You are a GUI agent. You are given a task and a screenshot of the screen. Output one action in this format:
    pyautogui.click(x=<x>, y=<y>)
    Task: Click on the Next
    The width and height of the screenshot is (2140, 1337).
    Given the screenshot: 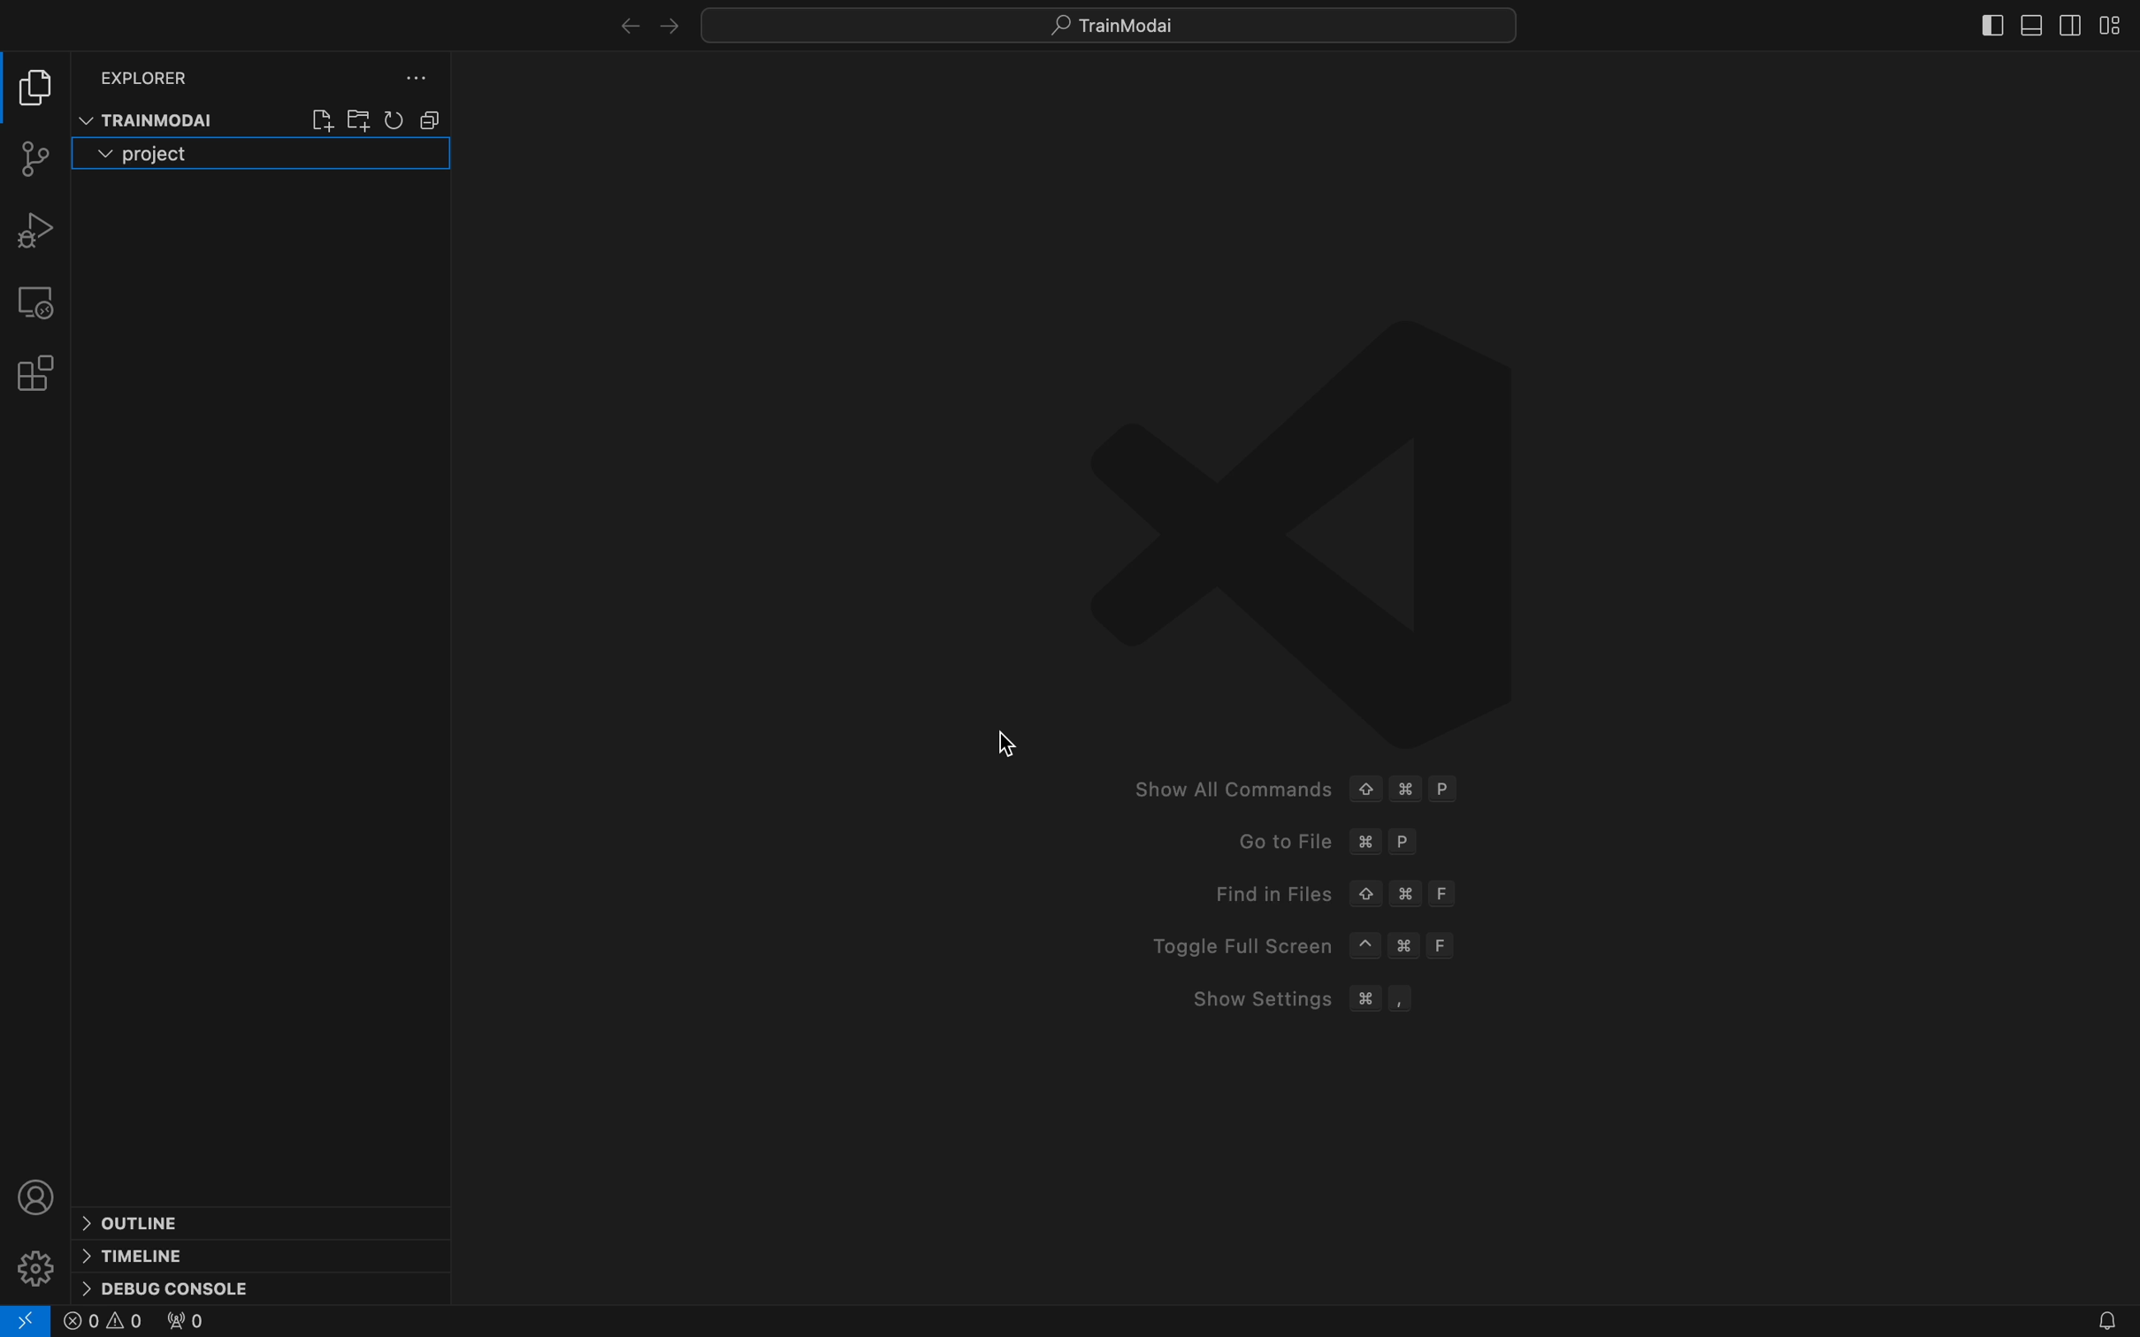 What is the action you would take?
    pyautogui.click(x=669, y=27)
    